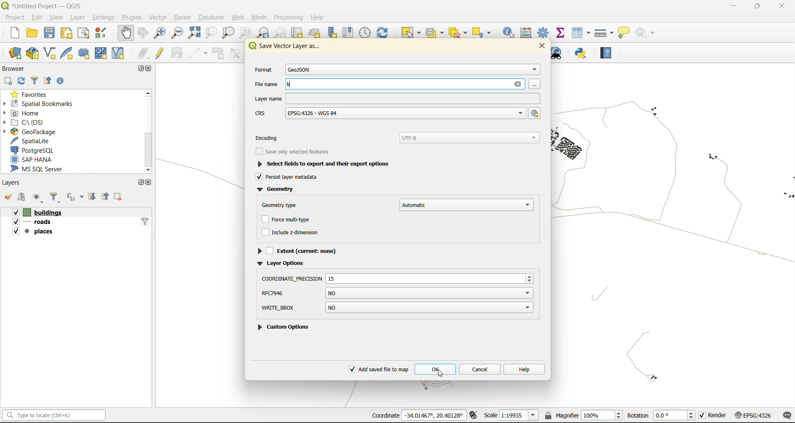  What do you see at coordinates (389, 114) in the screenshot?
I see `crs` at bounding box center [389, 114].